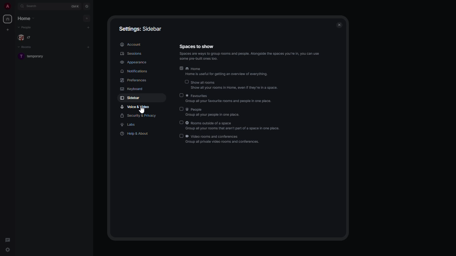 This screenshot has width=456, height=256. Describe the element at coordinates (89, 27) in the screenshot. I see `add` at that location.